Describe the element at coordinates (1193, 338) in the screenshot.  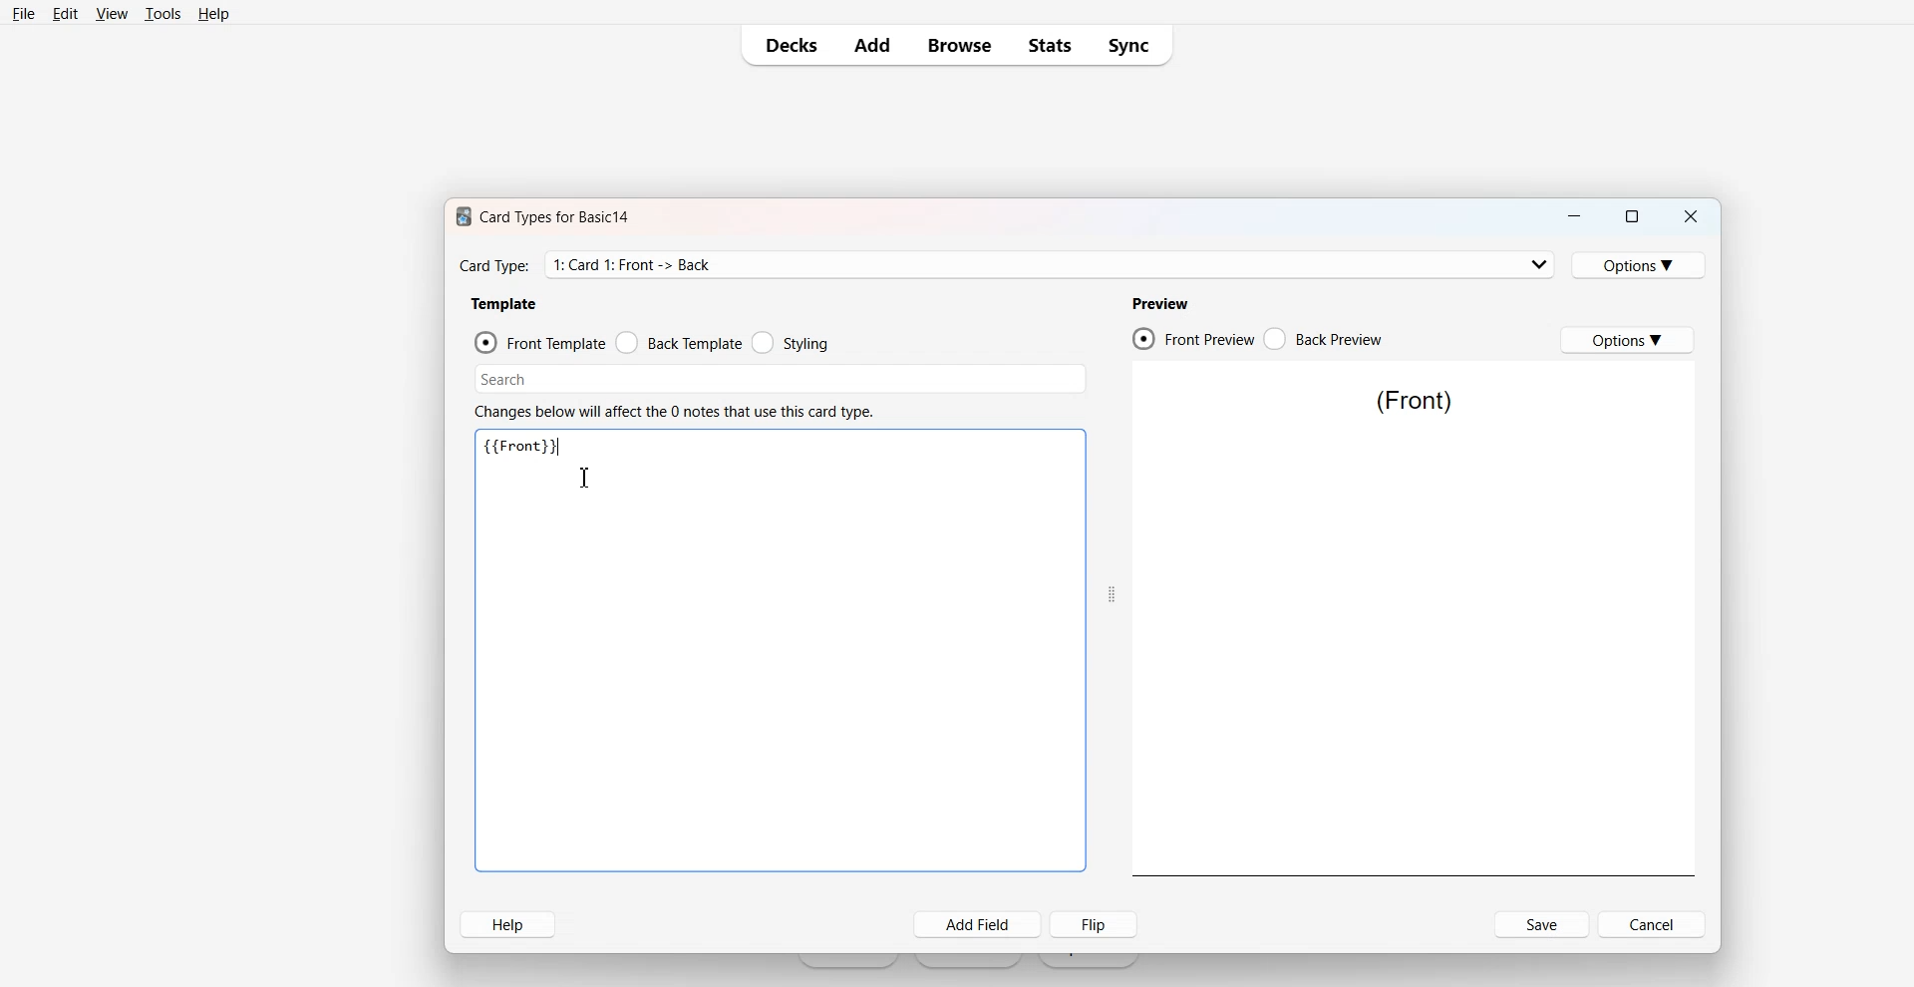
I see `Front Preview` at that location.